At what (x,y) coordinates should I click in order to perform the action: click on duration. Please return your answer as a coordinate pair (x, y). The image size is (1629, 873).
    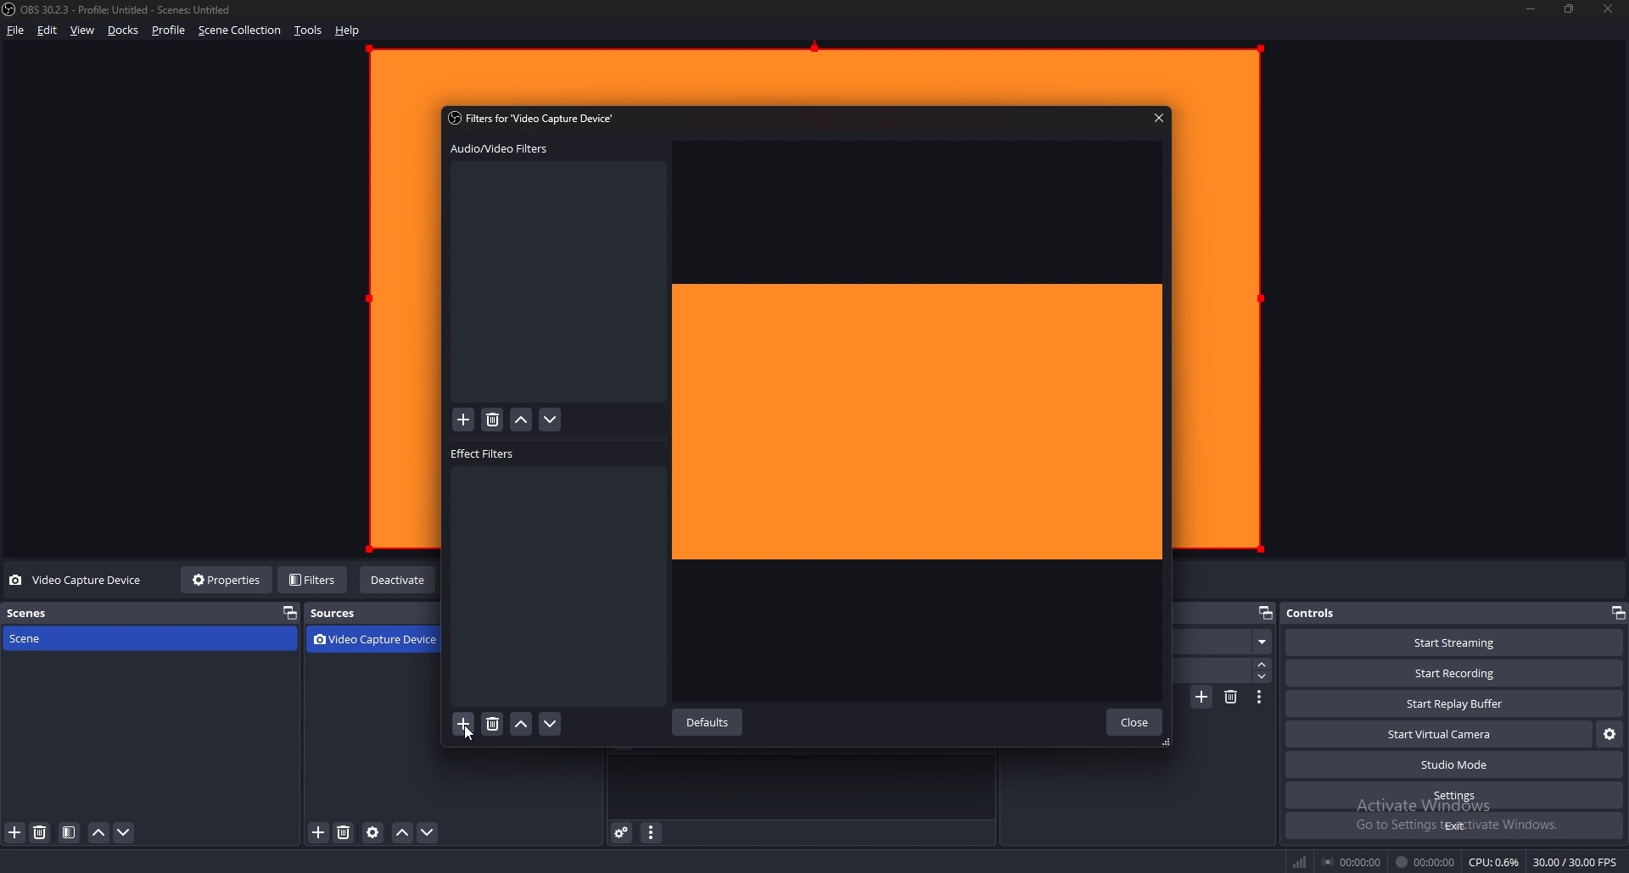
    Looking at the image, I should click on (1217, 670).